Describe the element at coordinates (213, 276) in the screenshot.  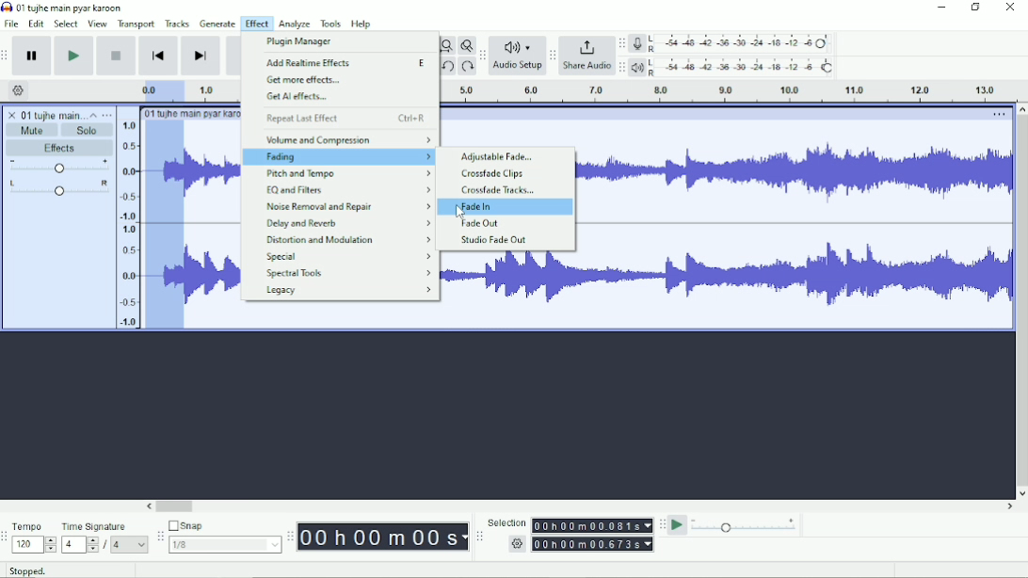
I see `Audio Waves` at that location.